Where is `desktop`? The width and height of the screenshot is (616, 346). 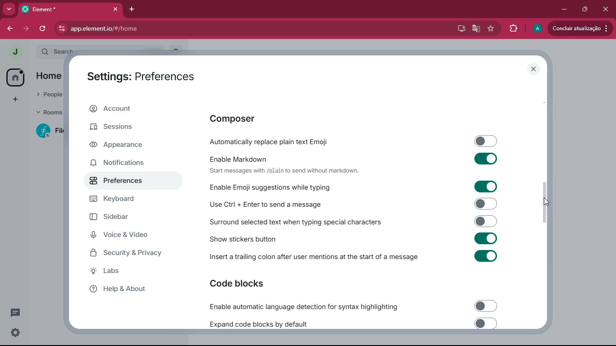
desktop is located at coordinates (458, 28).